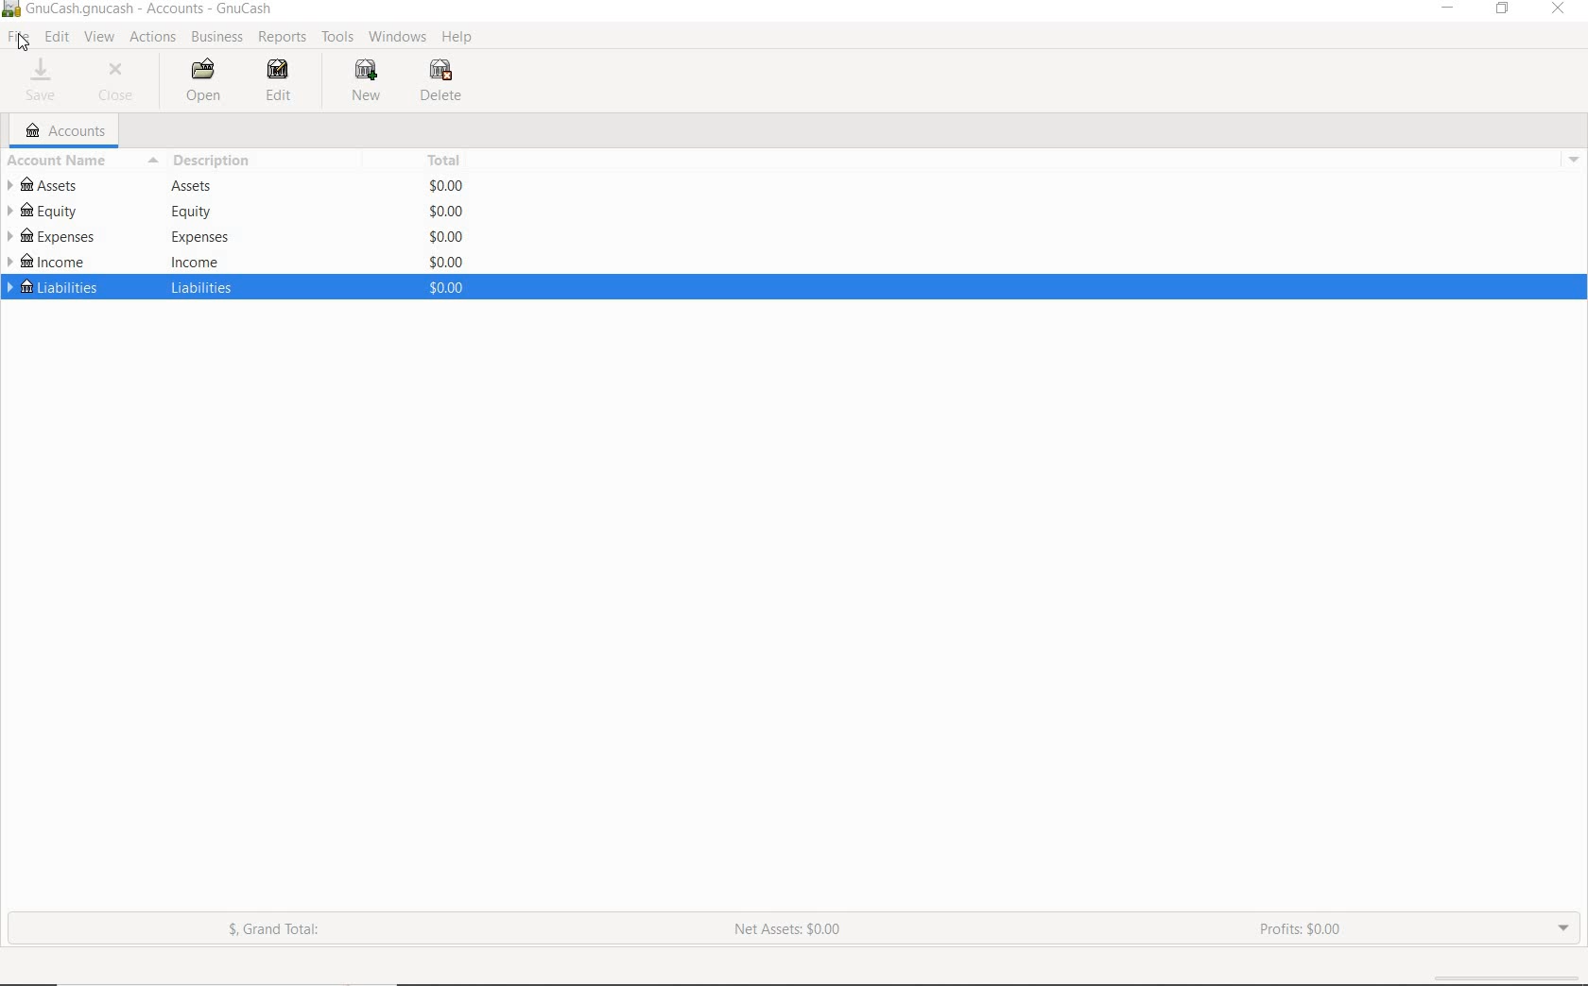  I want to click on BUSINESS, so click(216, 38).